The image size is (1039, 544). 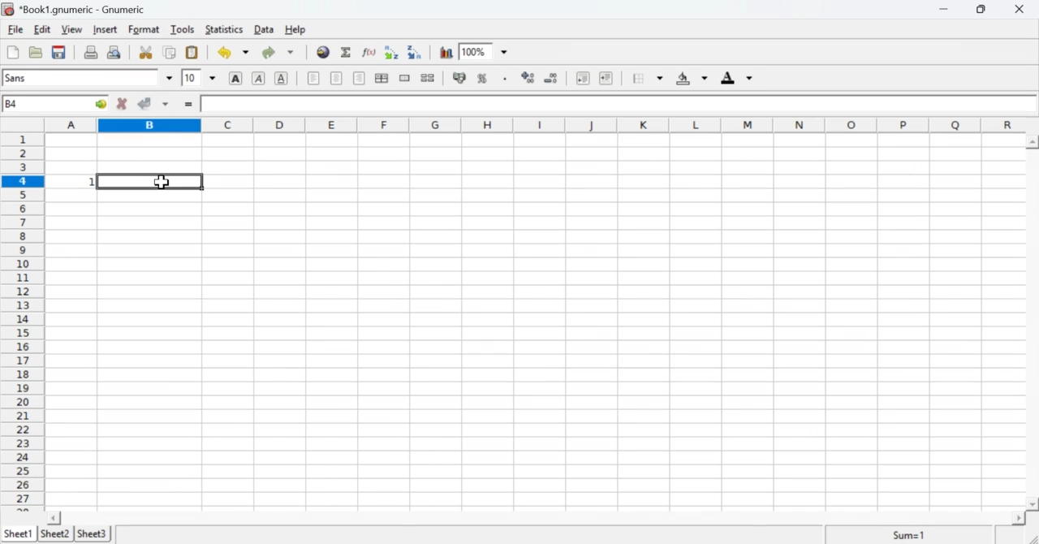 What do you see at coordinates (300, 30) in the screenshot?
I see `Help` at bounding box center [300, 30].